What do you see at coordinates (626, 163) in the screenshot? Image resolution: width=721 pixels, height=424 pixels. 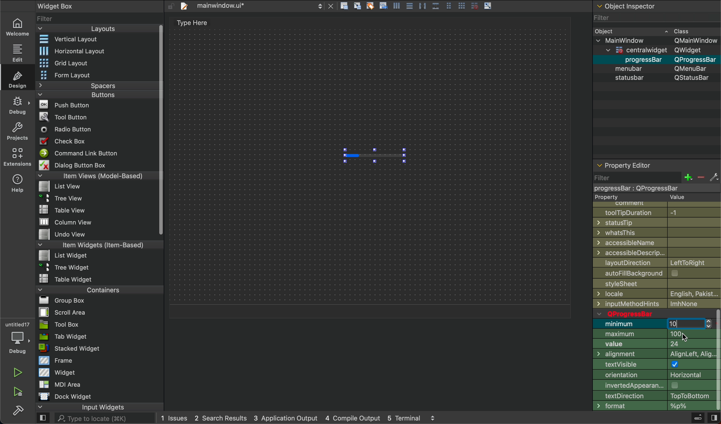 I see `property editor` at bounding box center [626, 163].